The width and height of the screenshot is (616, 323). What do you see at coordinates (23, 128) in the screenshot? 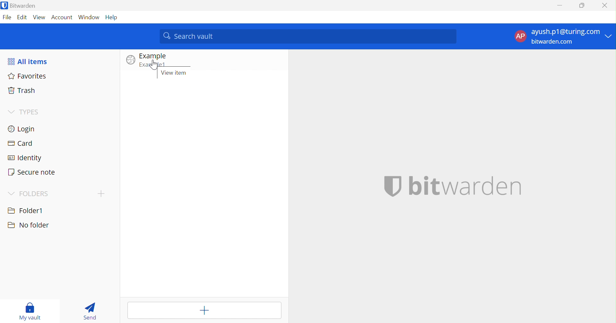
I see `Login` at bounding box center [23, 128].